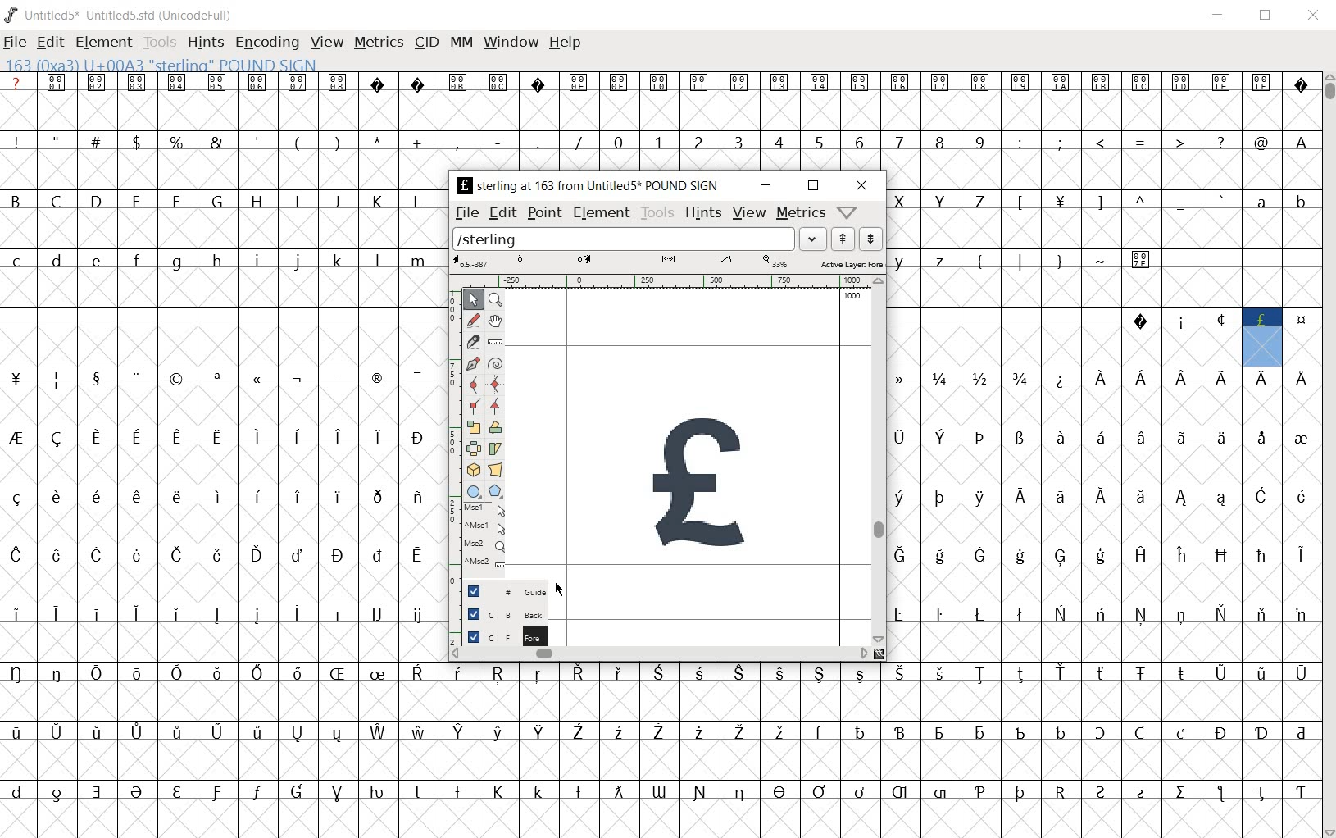 This screenshot has width=1336, height=838. Describe the element at coordinates (487, 510) in the screenshot. I see `Mouse left button` at that location.